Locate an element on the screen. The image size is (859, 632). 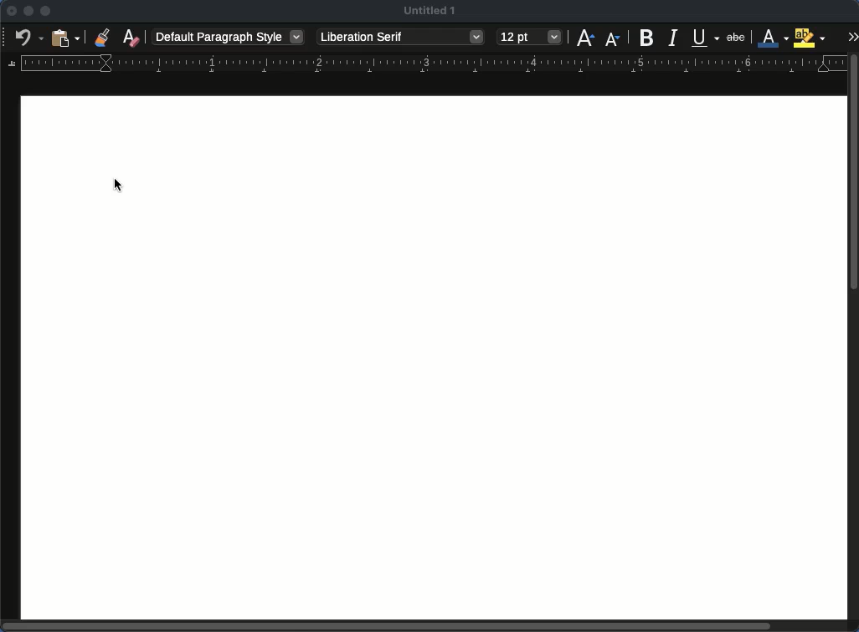
maximize is located at coordinates (46, 11).